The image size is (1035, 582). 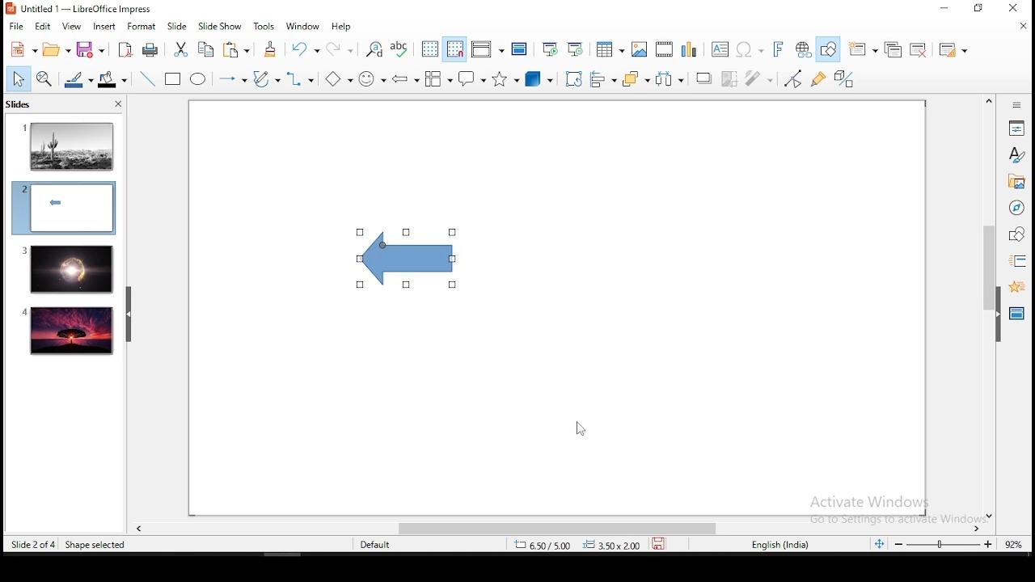 What do you see at coordinates (77, 80) in the screenshot?
I see `line fill` at bounding box center [77, 80].